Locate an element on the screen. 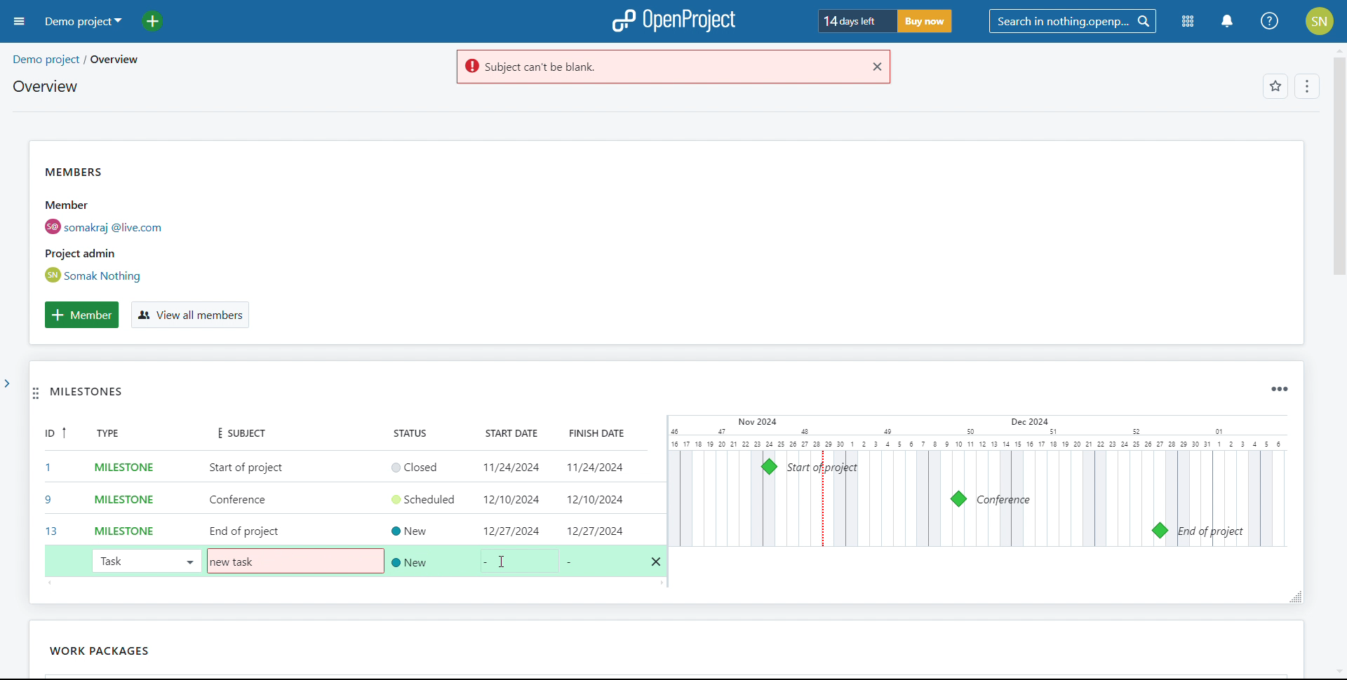  work packages is located at coordinates (67, 651).